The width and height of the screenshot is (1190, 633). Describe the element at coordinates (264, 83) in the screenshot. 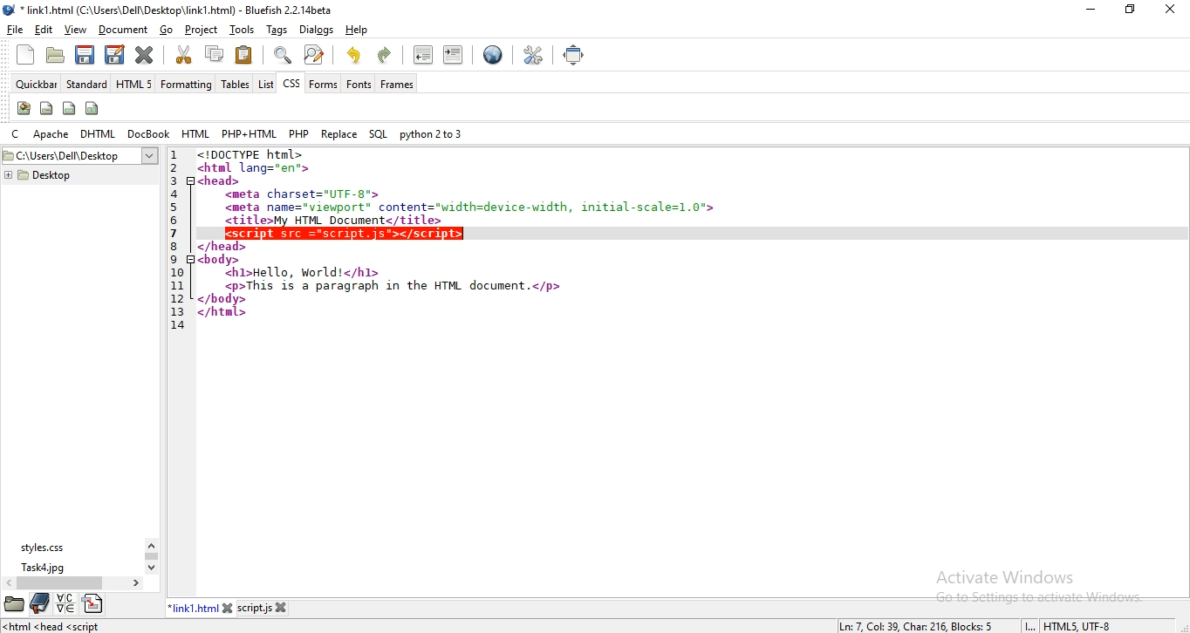

I see `list` at that location.